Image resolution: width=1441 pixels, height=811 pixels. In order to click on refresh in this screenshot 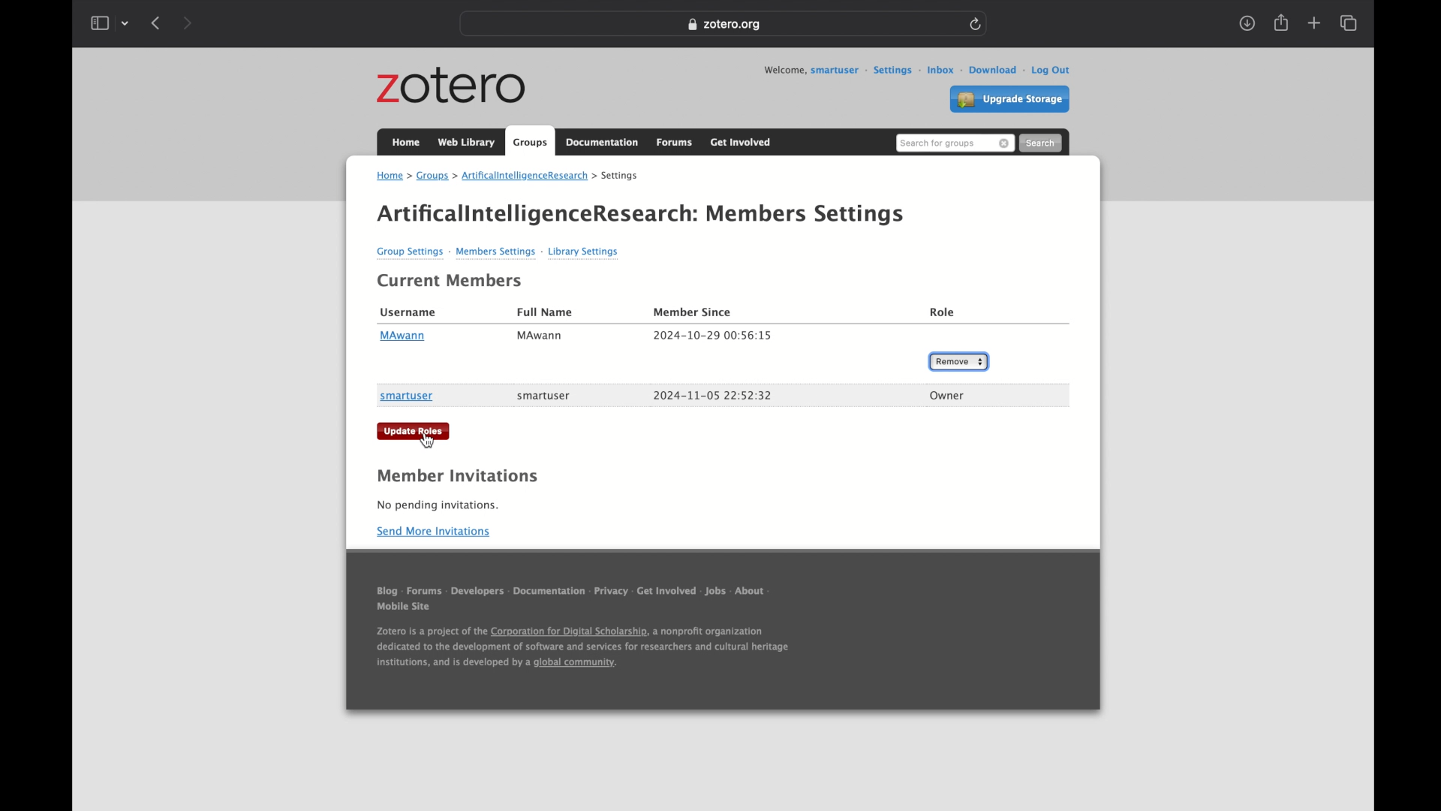, I will do `click(976, 24)`.